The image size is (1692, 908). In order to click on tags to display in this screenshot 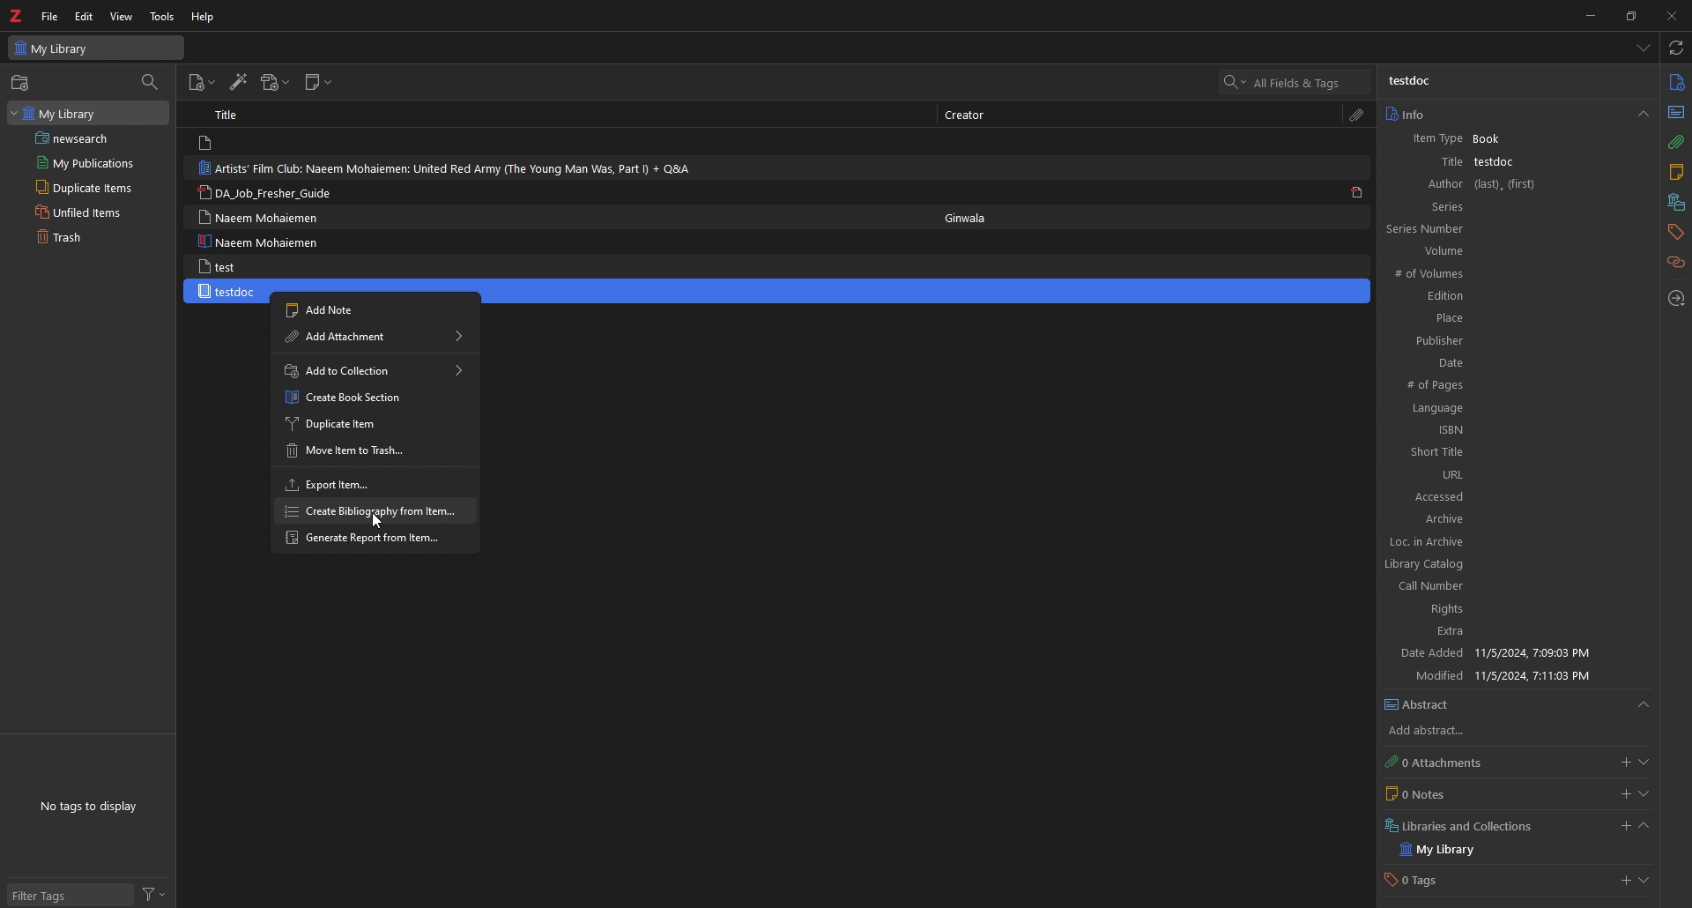, I will do `click(93, 806)`.